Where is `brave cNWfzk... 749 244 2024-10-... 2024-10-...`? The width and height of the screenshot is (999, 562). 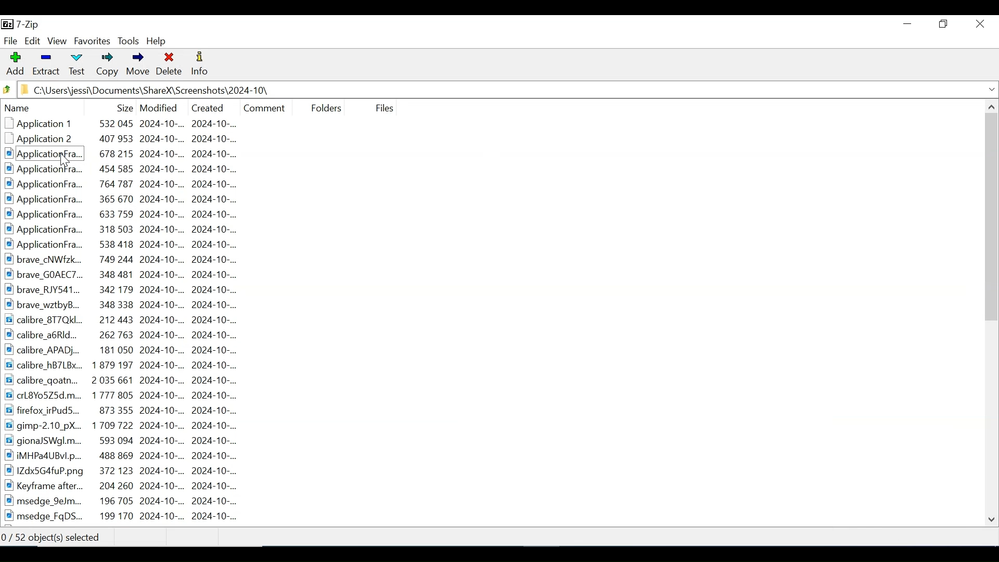 brave cNWfzk... 749 244 2024-10-... 2024-10-... is located at coordinates (128, 259).